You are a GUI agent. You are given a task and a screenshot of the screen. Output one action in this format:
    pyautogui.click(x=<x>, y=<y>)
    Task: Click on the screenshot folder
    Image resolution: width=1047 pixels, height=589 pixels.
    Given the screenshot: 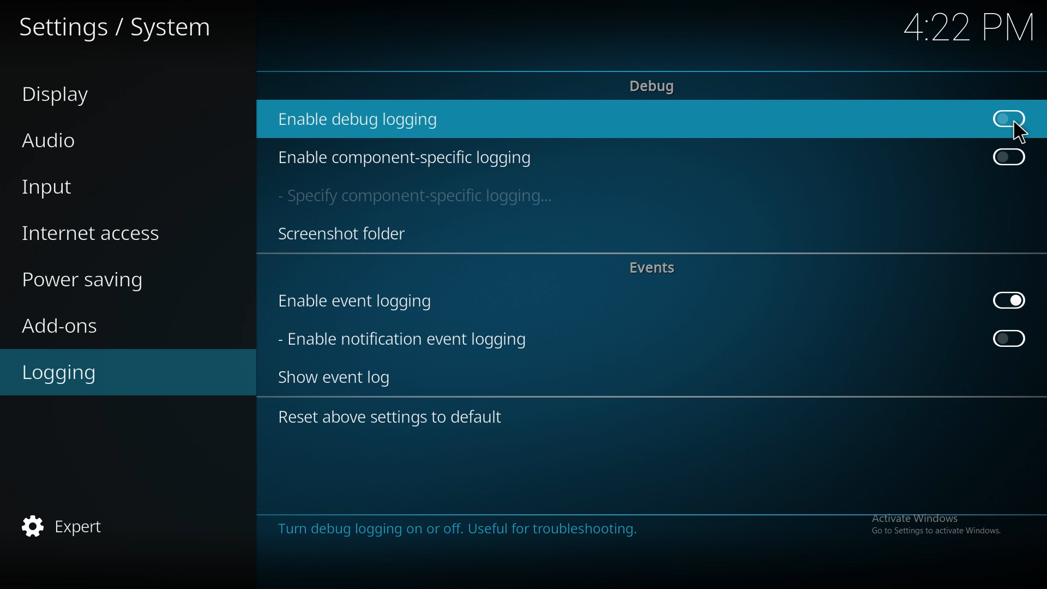 What is the action you would take?
    pyautogui.click(x=342, y=233)
    